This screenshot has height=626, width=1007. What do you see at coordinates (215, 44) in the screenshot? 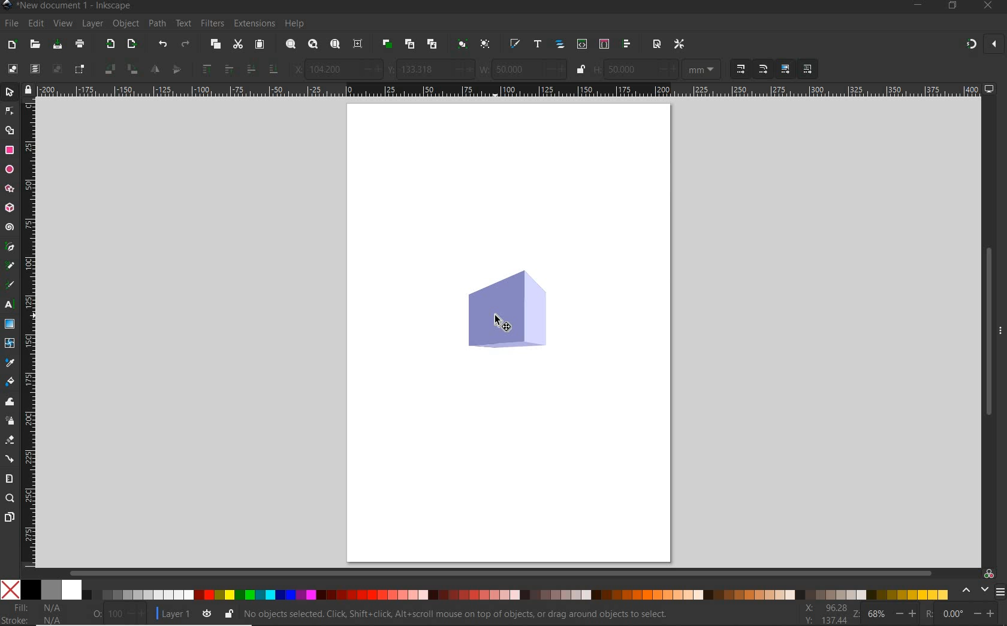
I see `copy` at bounding box center [215, 44].